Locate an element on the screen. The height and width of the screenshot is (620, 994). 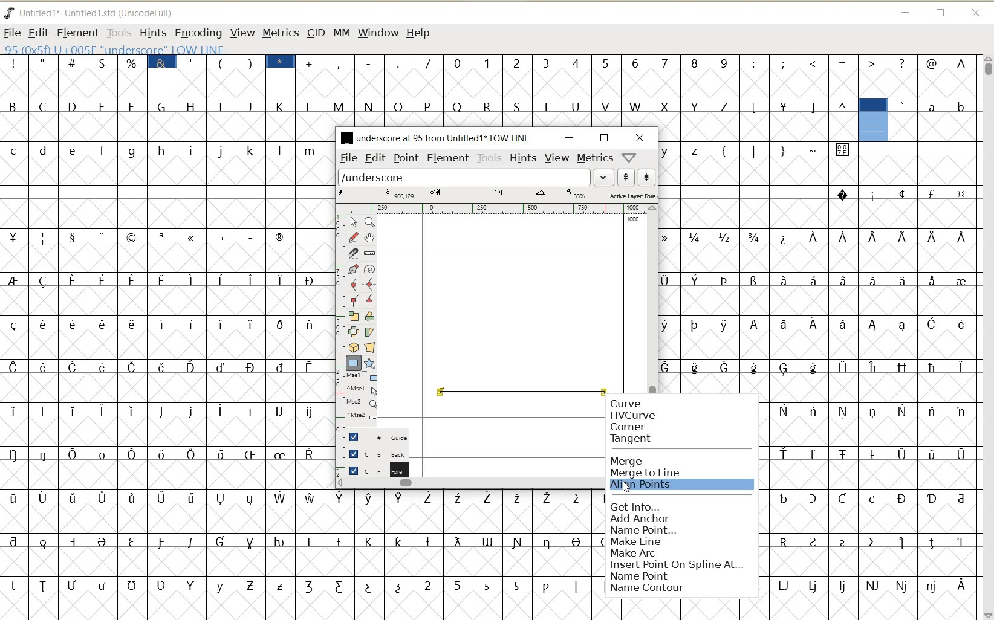
show next word list is located at coordinates (647, 177).